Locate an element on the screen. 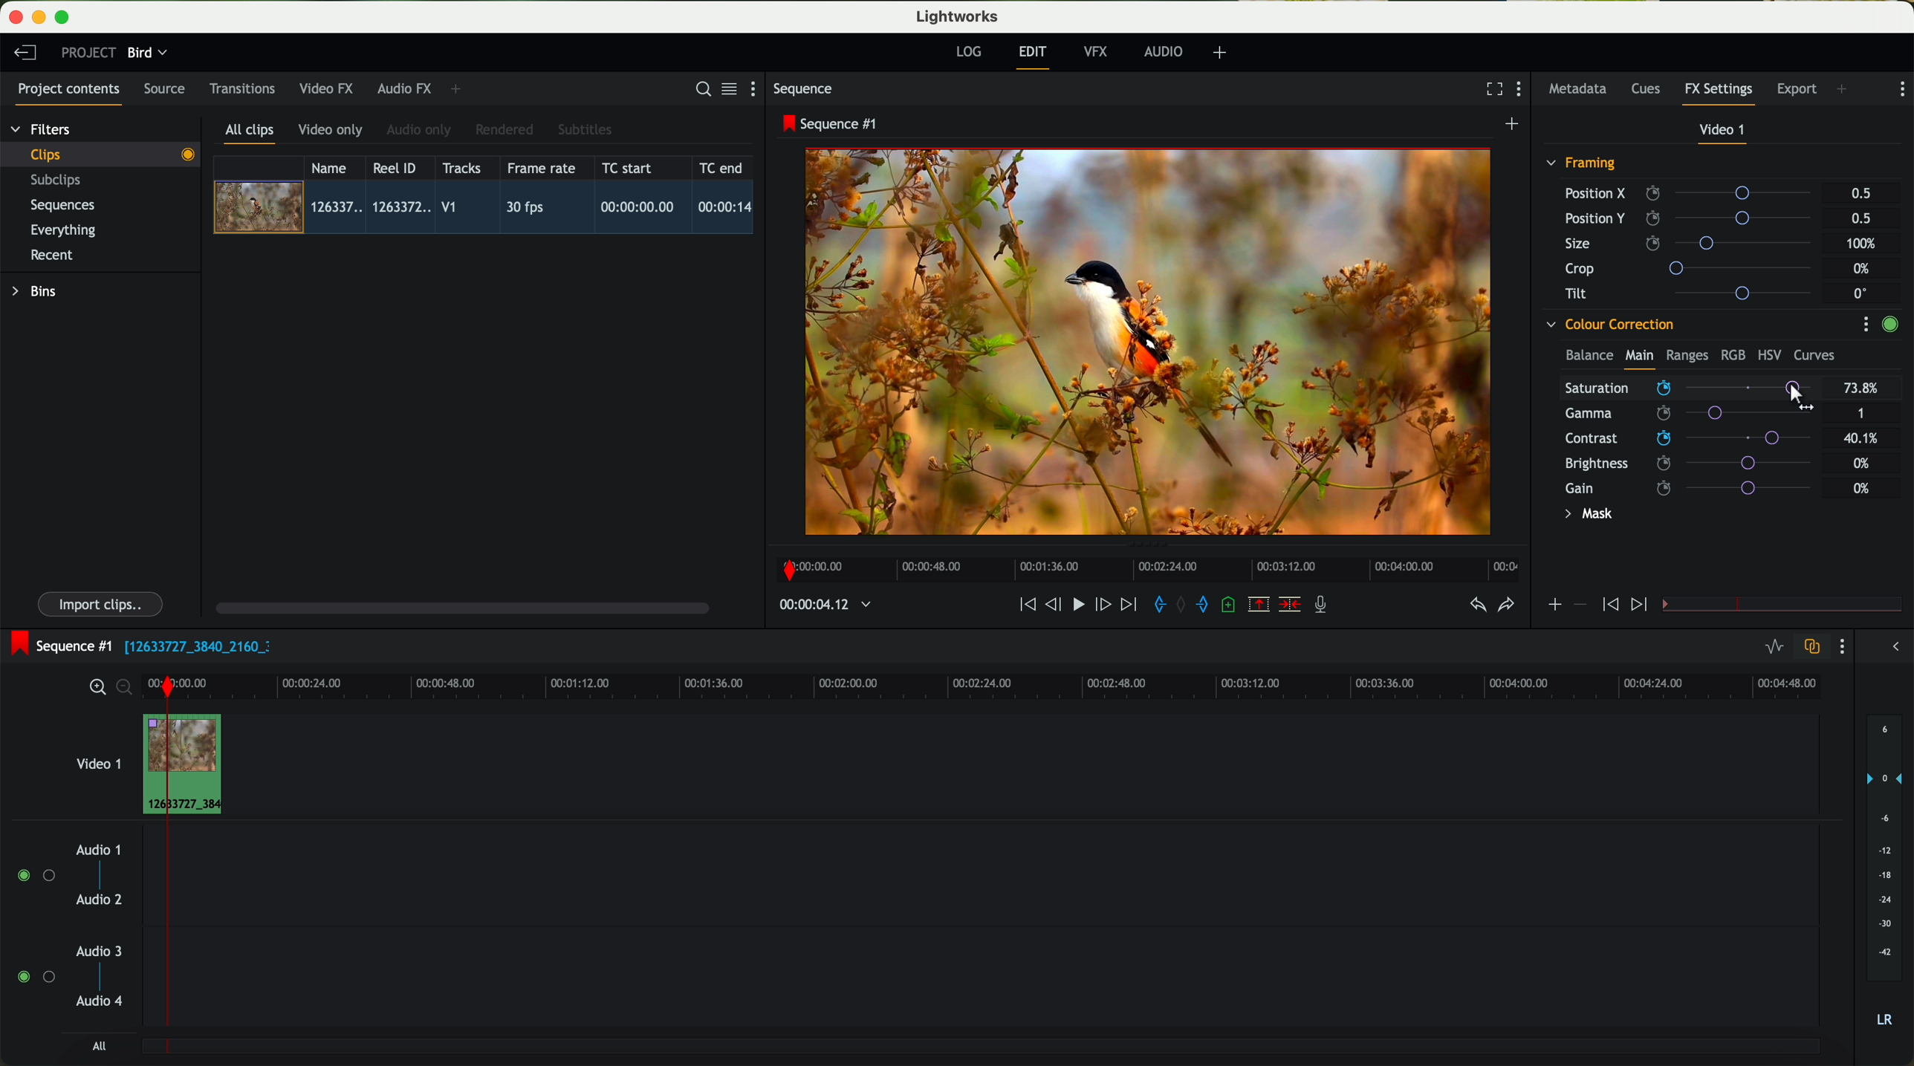 Image resolution: width=1914 pixels, height=1066 pixels. rendered is located at coordinates (505, 131).